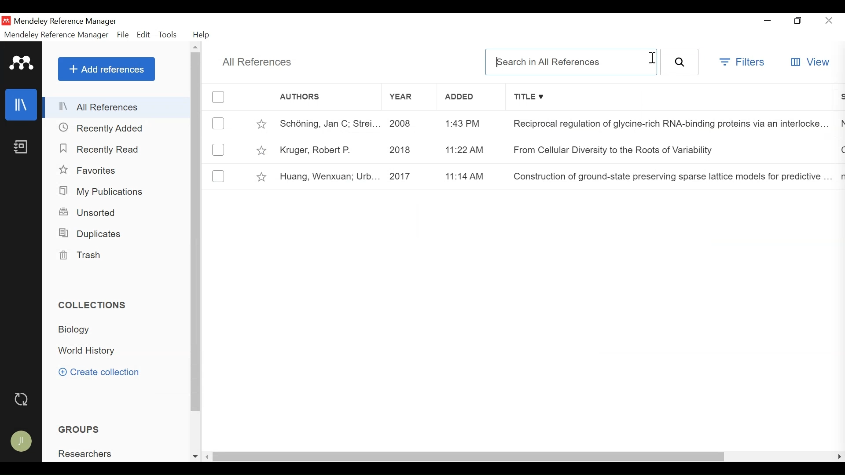 This screenshot has height=475, width=845. Describe the element at coordinates (218, 150) in the screenshot. I see `(un)select` at that location.